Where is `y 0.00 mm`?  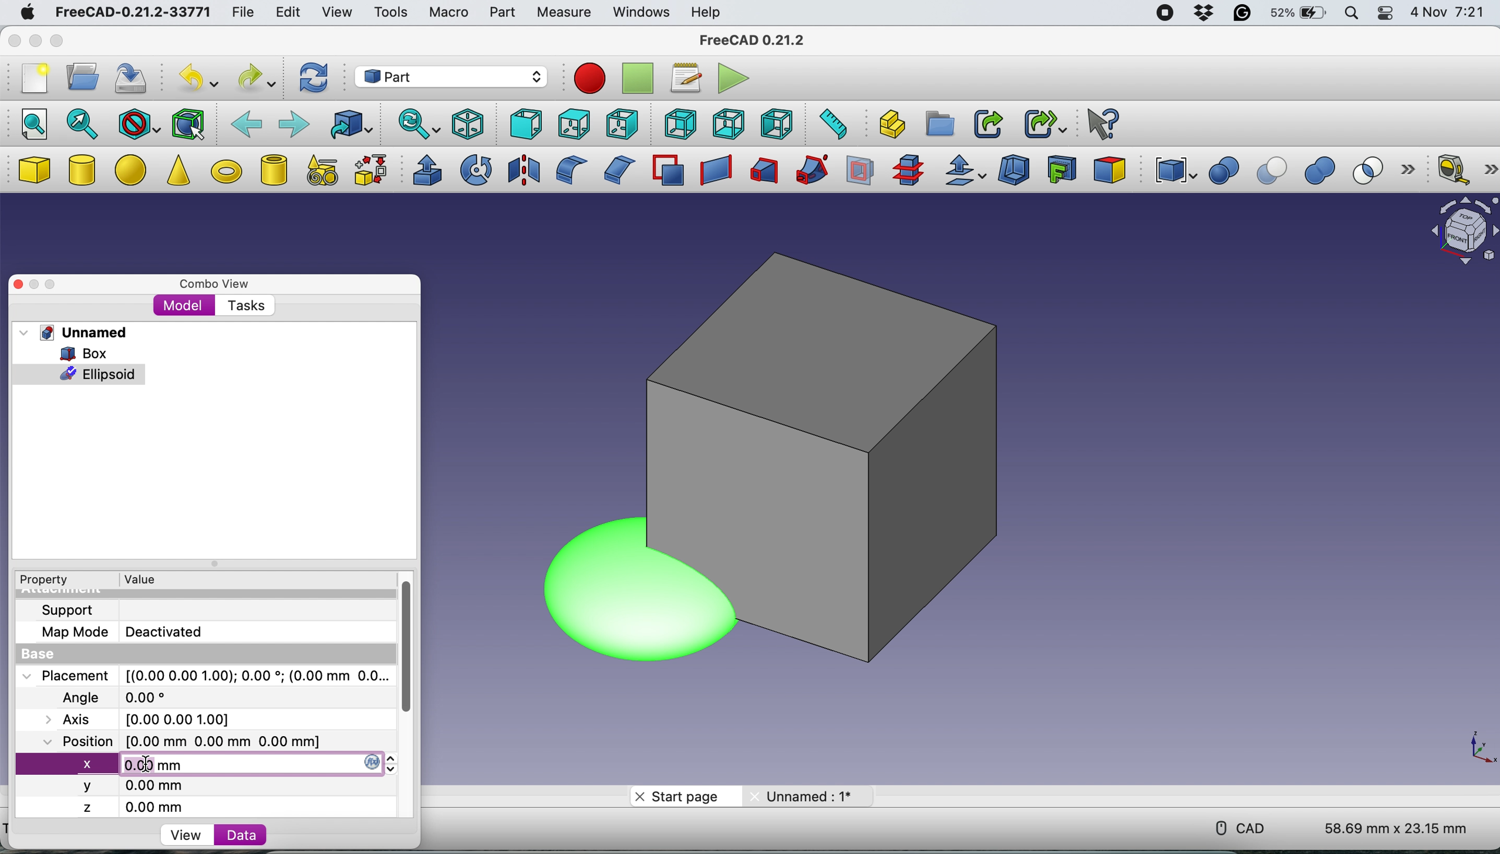 y 0.00 mm is located at coordinates (134, 788).